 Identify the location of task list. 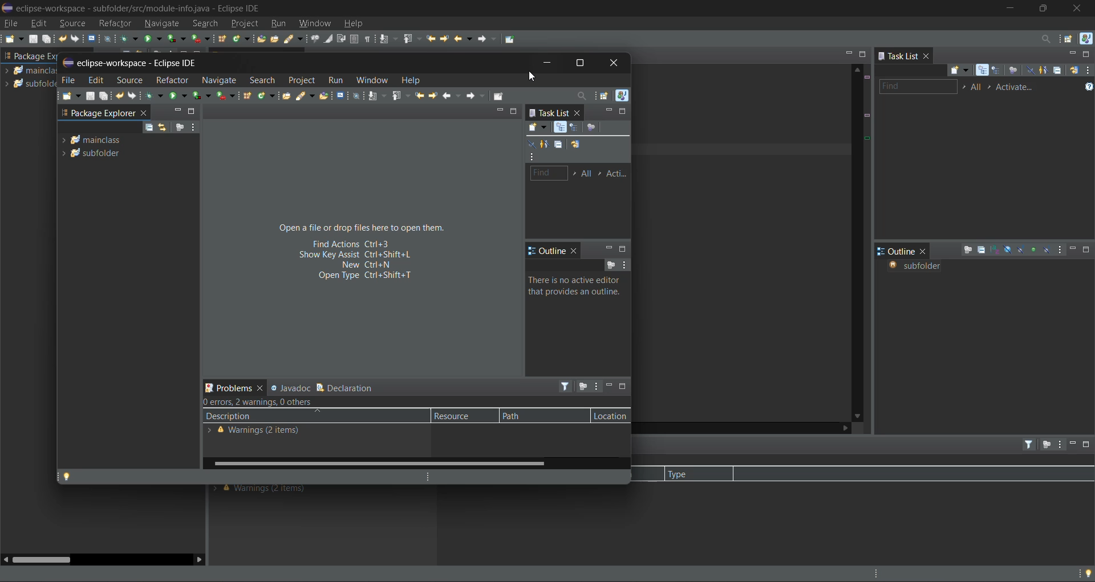
(899, 56).